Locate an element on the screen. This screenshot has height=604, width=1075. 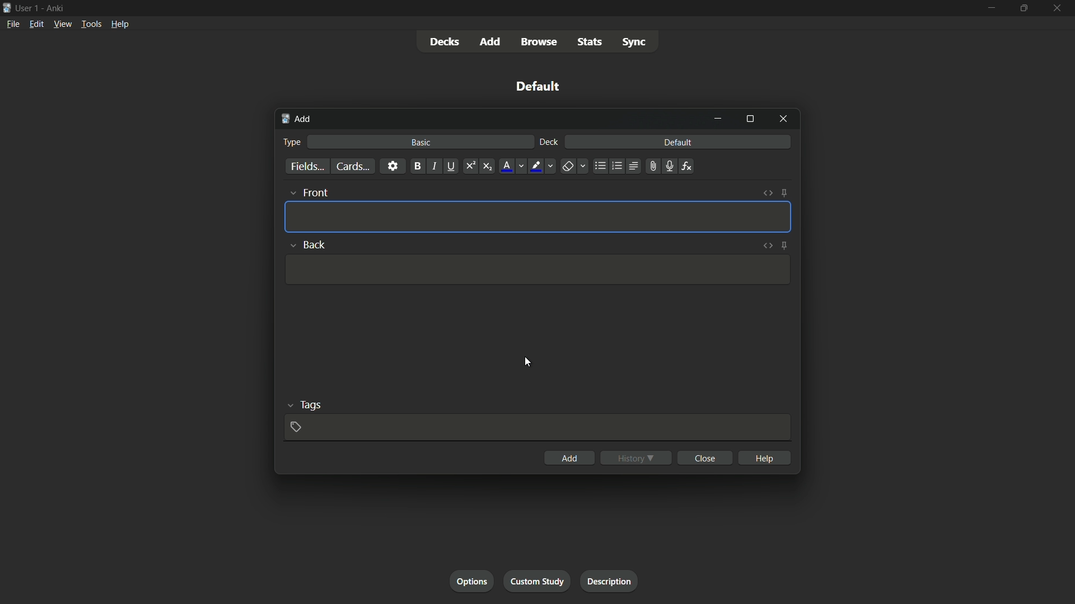
unordered list is located at coordinates (601, 166).